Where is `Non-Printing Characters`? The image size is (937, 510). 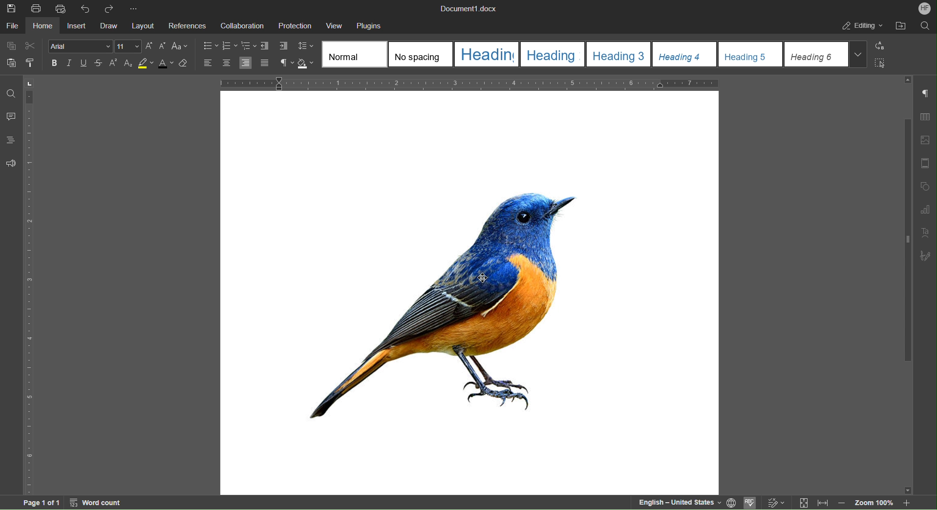
Non-Printing Characters is located at coordinates (285, 64).